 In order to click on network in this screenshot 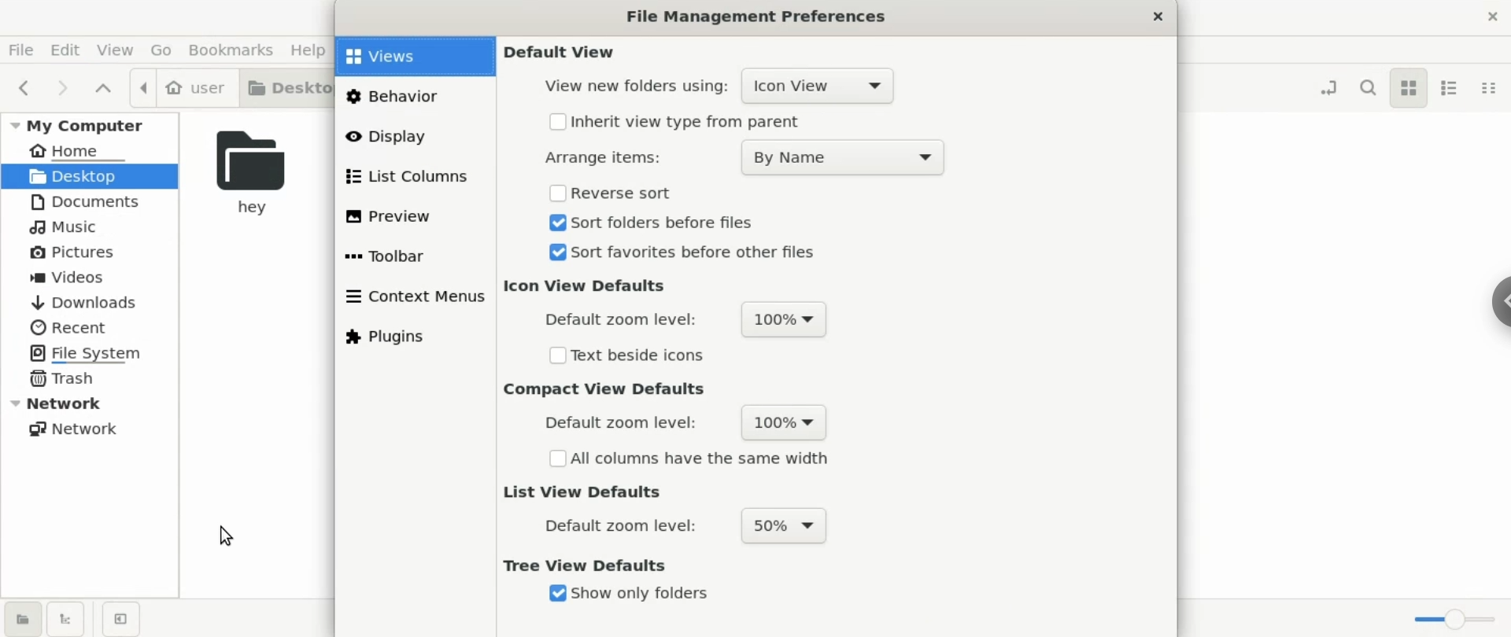, I will do `click(81, 427)`.